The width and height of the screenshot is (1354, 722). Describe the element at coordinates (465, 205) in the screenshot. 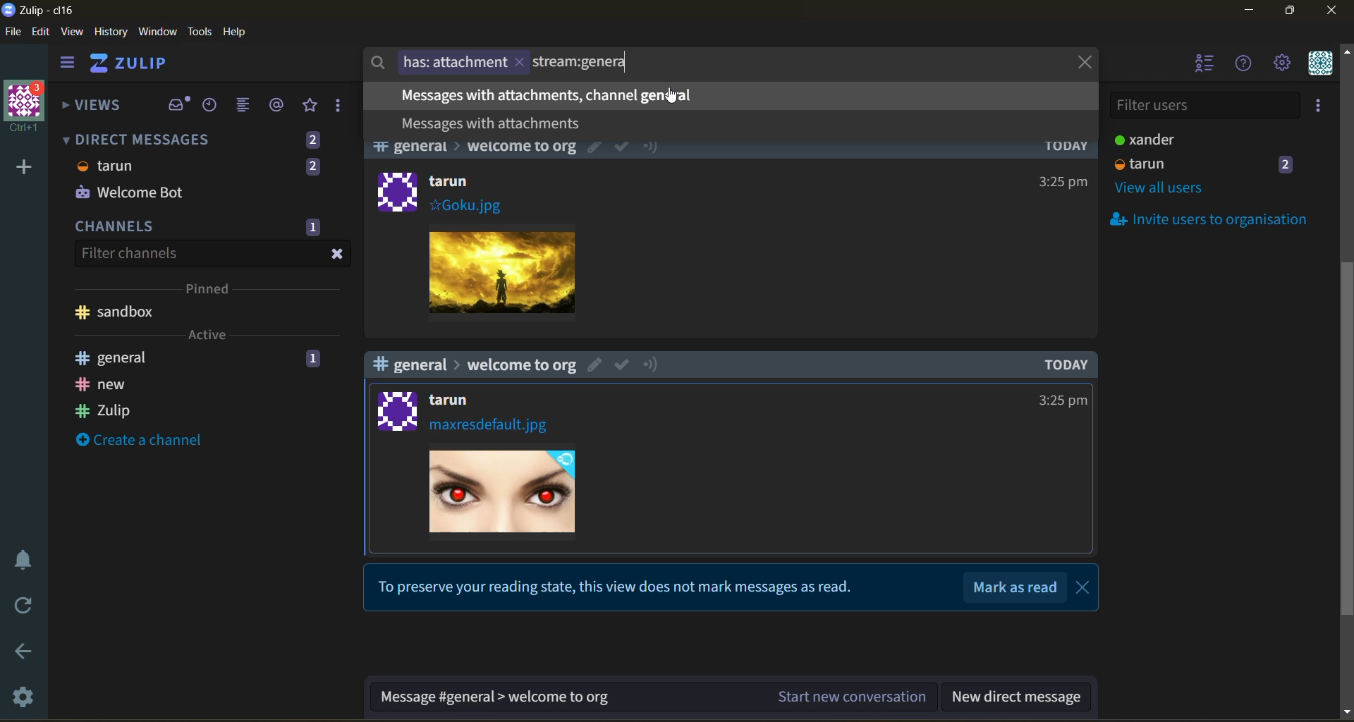

I see `#Goku.jpg` at that location.